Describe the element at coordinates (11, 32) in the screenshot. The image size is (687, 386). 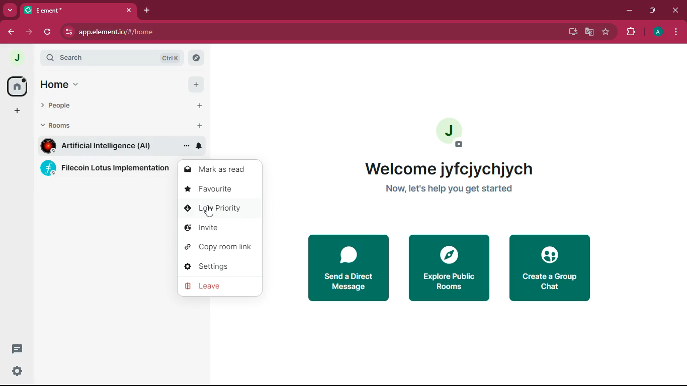
I see `back` at that location.